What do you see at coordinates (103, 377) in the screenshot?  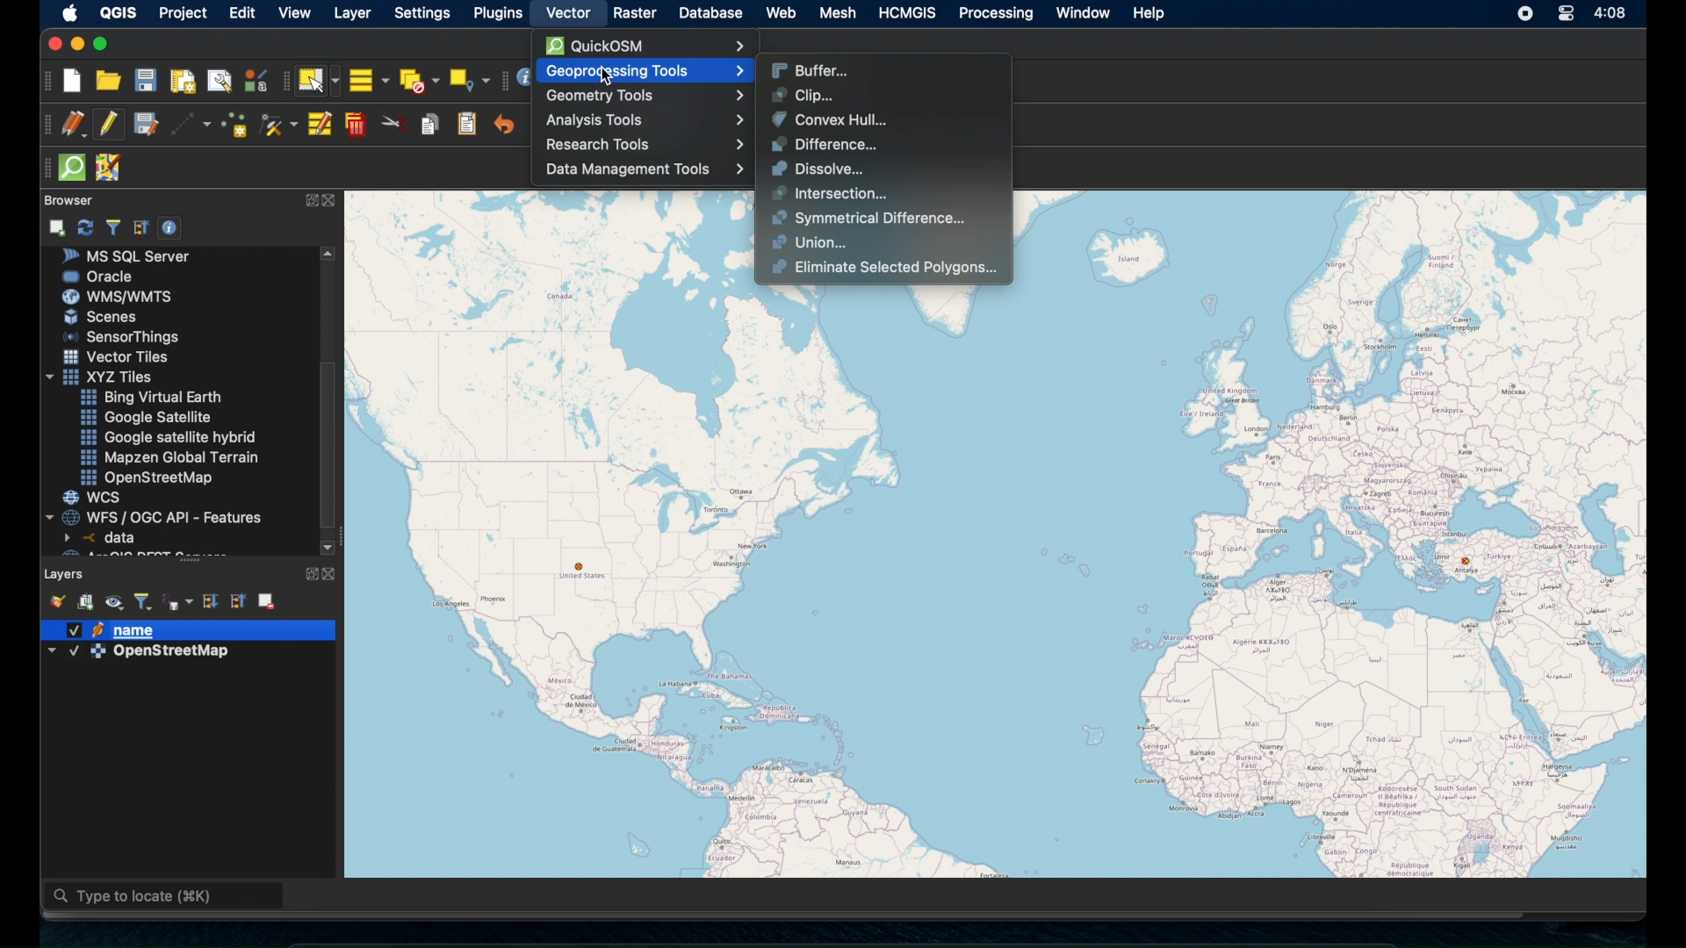 I see `xyz tiles menu` at bounding box center [103, 377].